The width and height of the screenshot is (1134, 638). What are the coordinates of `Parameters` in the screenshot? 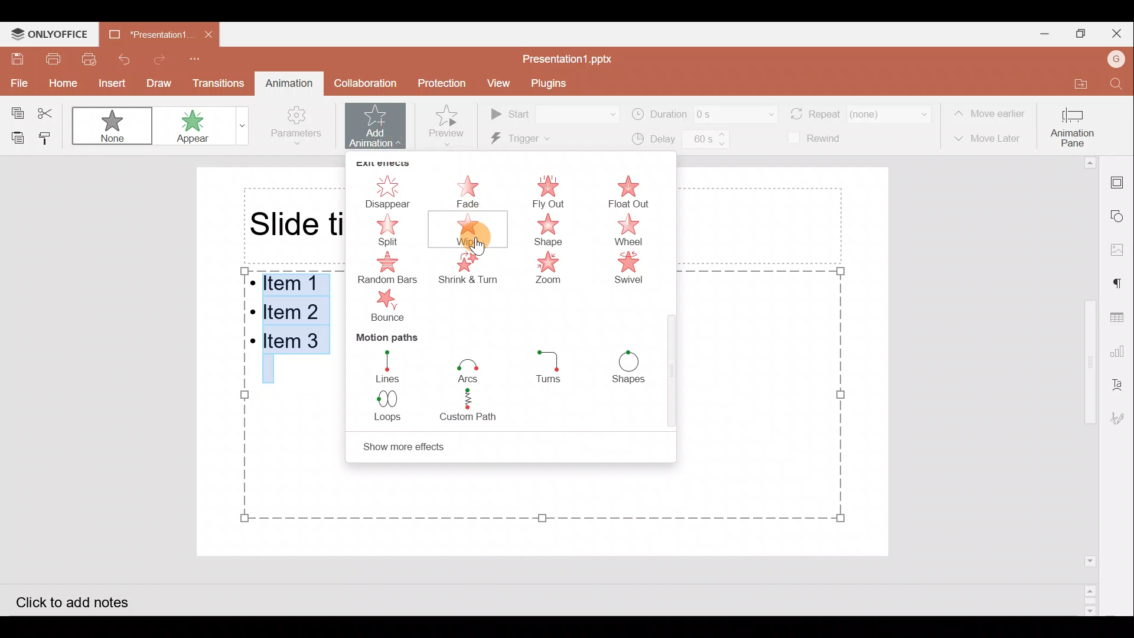 It's located at (300, 126).